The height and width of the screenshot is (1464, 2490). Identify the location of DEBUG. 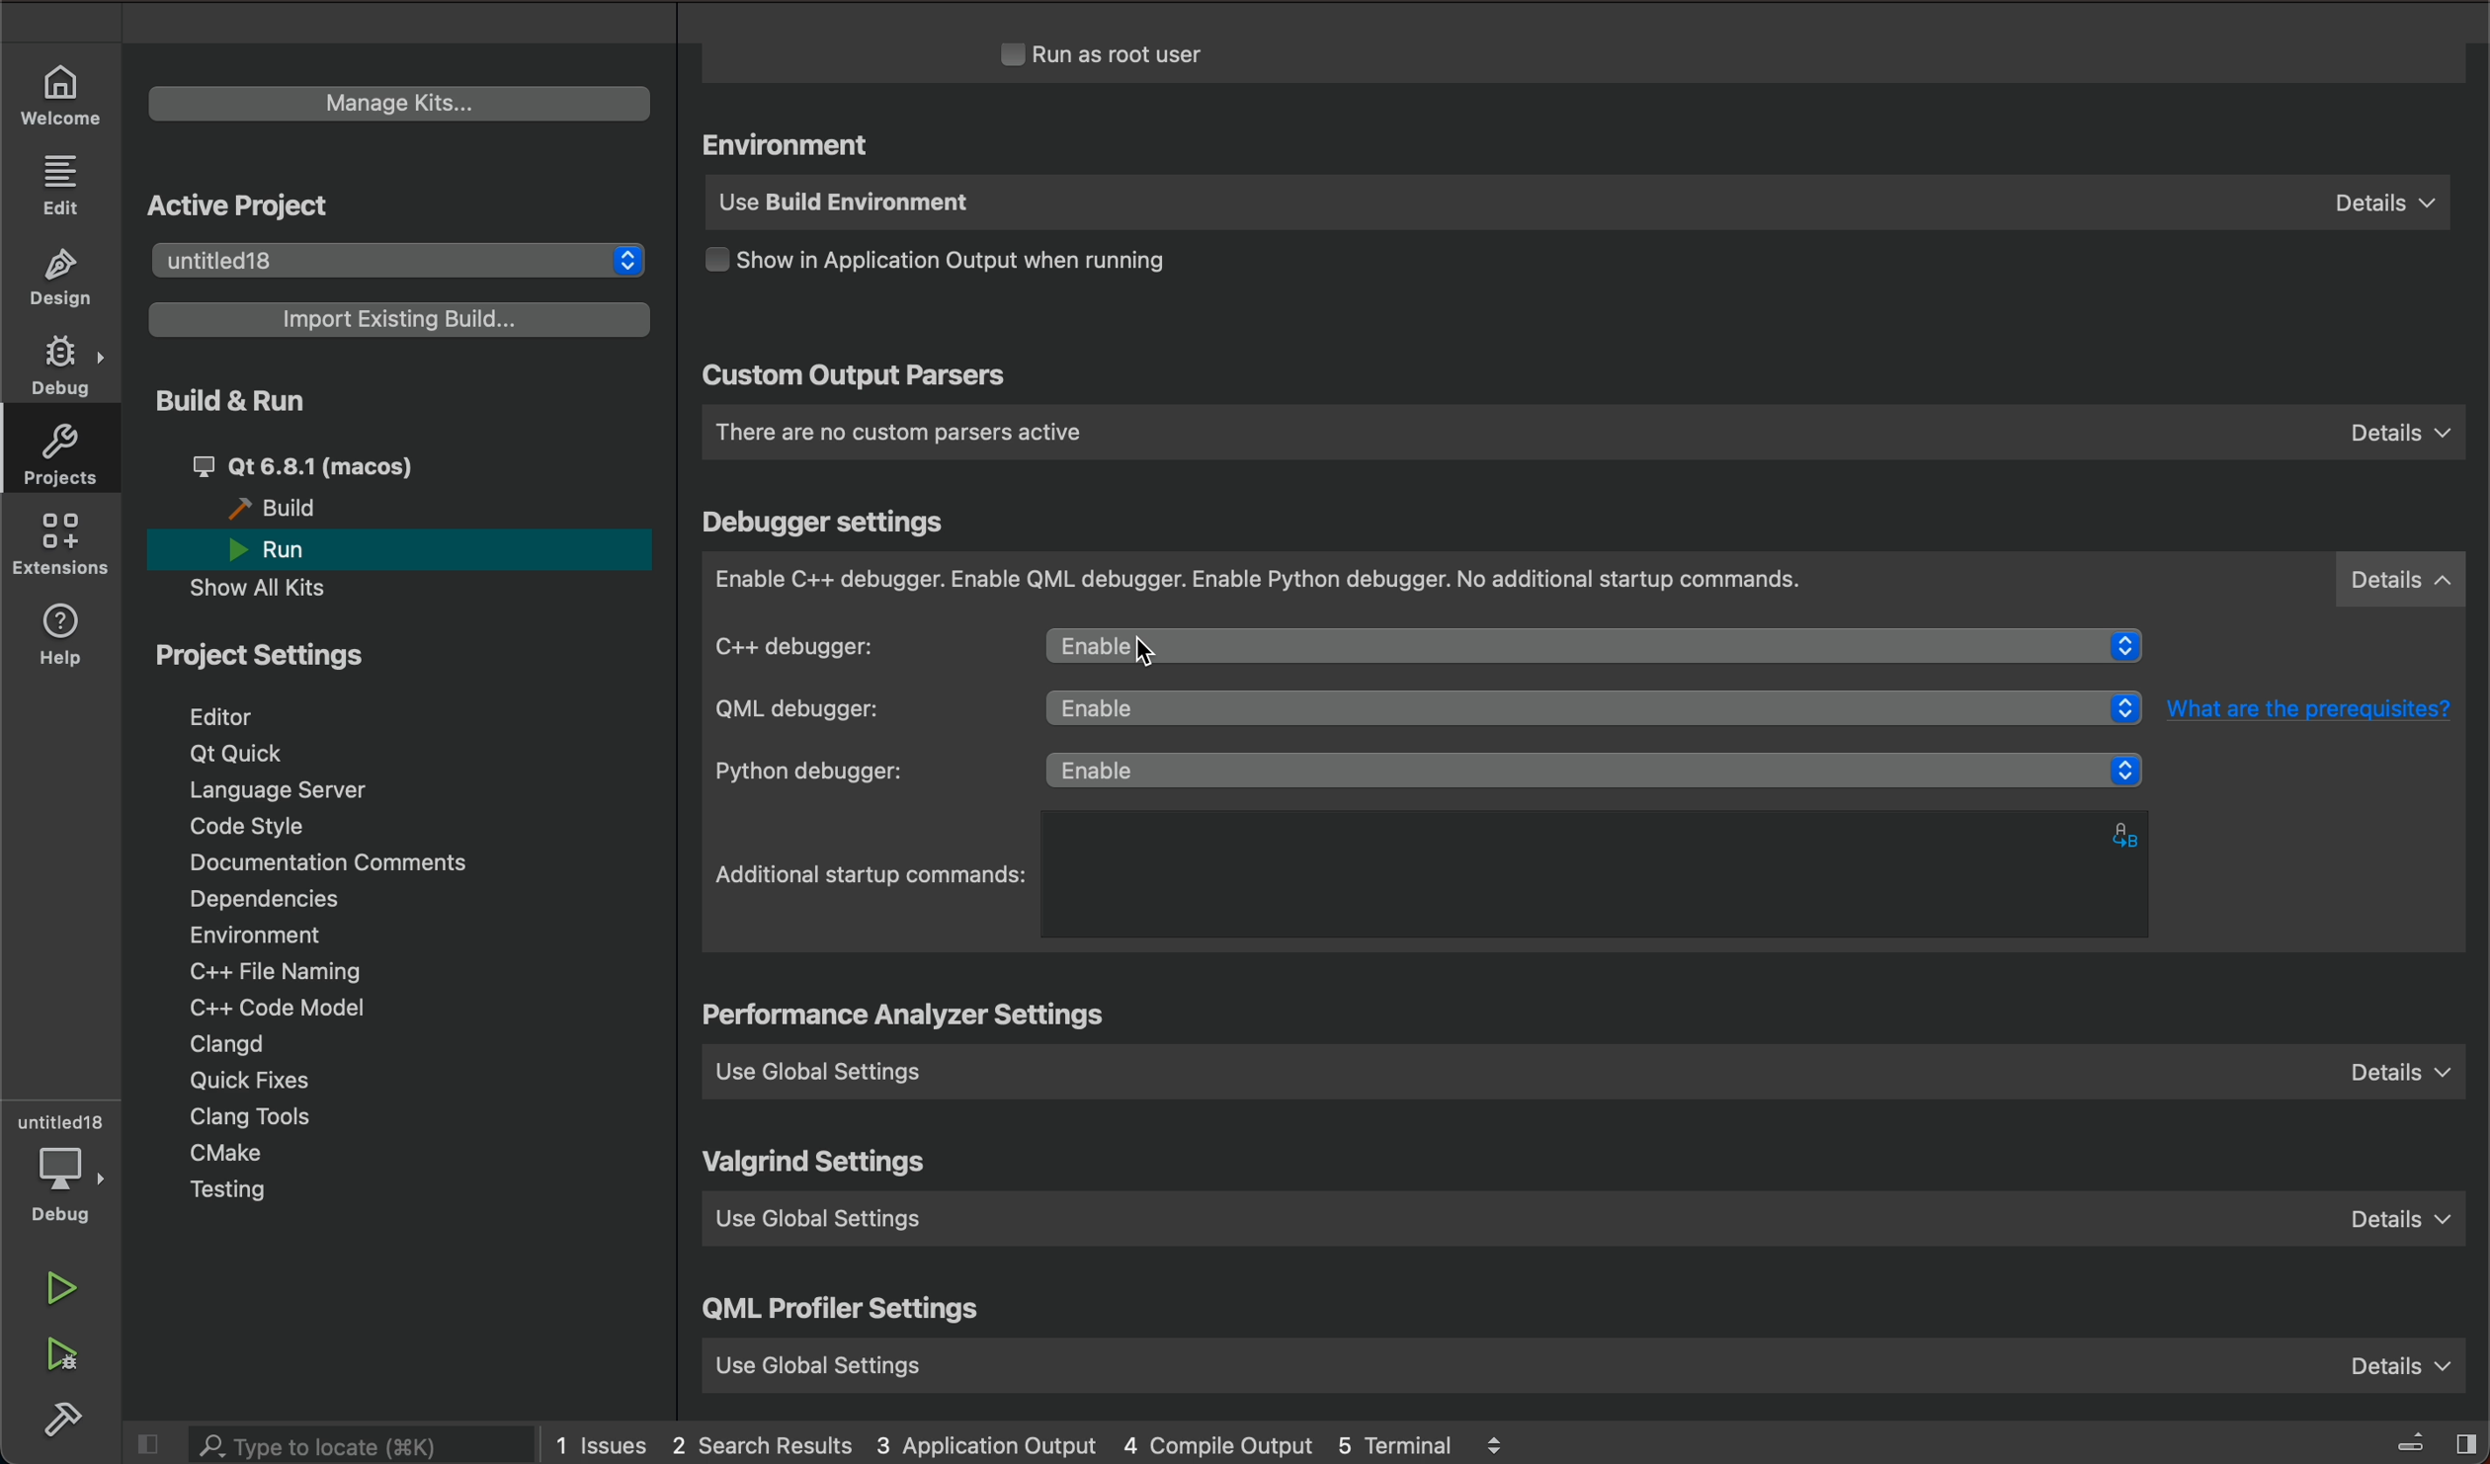
(64, 367).